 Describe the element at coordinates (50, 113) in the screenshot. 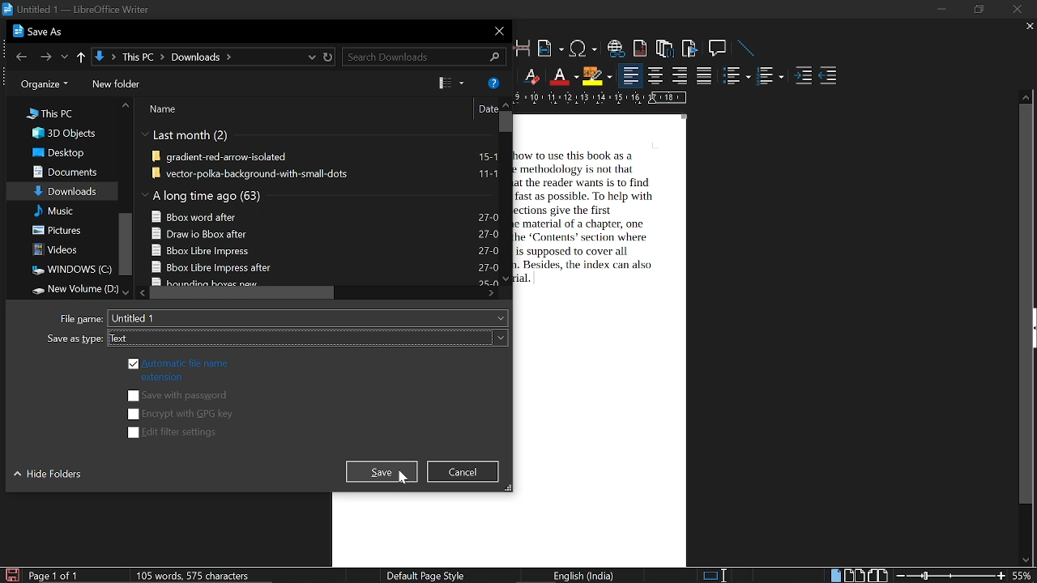

I see `This PC` at that location.